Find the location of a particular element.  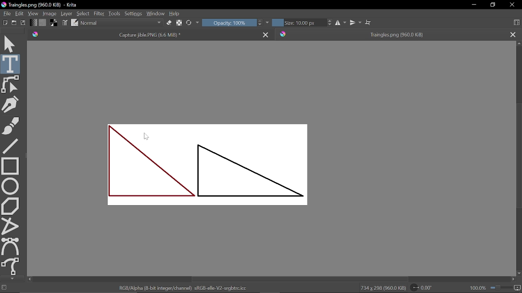

Edit brush settings is located at coordinates (179, 22).